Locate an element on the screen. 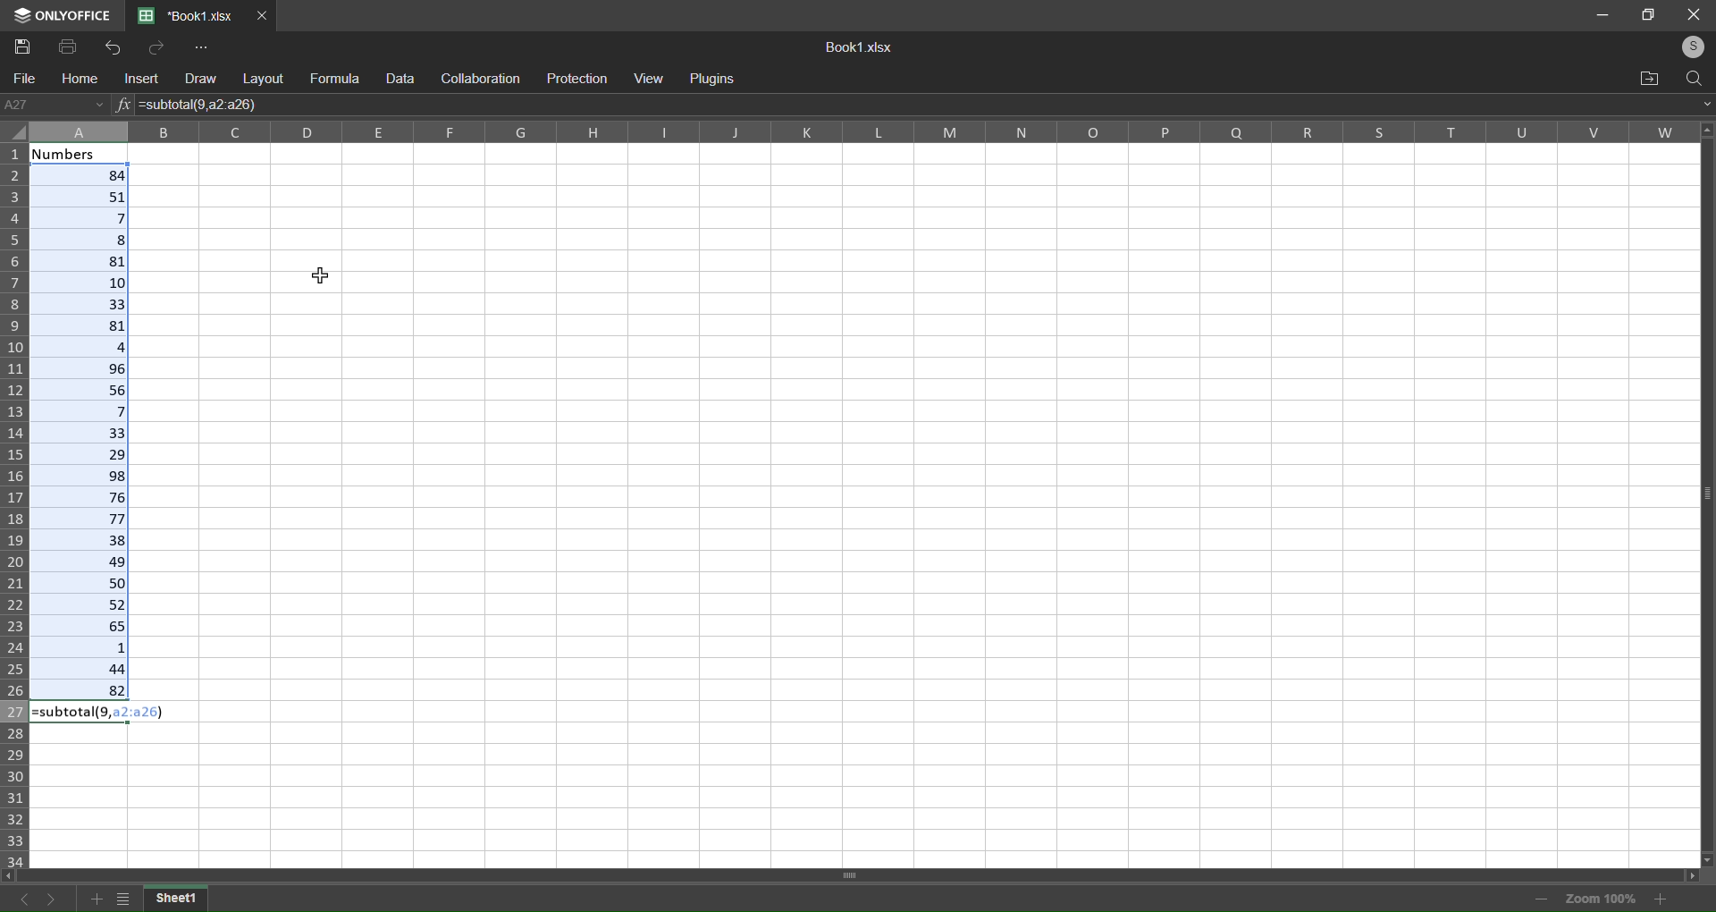 The width and height of the screenshot is (1716, 912). minimize is located at coordinates (1599, 13).